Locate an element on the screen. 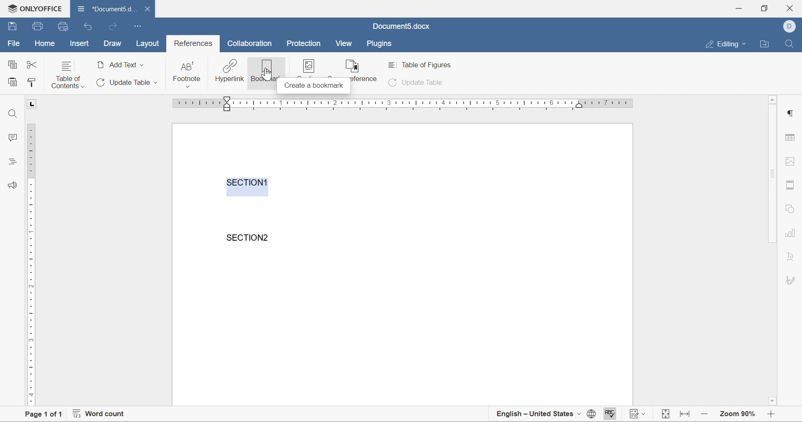 The width and height of the screenshot is (802, 422). track changes is located at coordinates (639, 415).